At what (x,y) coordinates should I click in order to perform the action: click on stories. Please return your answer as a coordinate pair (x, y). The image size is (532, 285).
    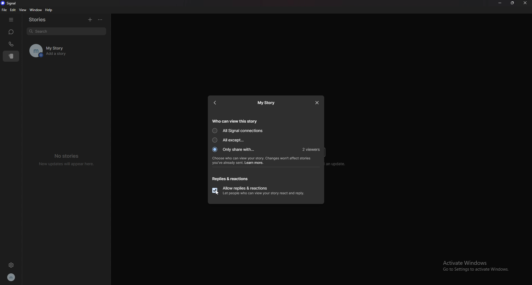
    Looking at the image, I should click on (41, 19).